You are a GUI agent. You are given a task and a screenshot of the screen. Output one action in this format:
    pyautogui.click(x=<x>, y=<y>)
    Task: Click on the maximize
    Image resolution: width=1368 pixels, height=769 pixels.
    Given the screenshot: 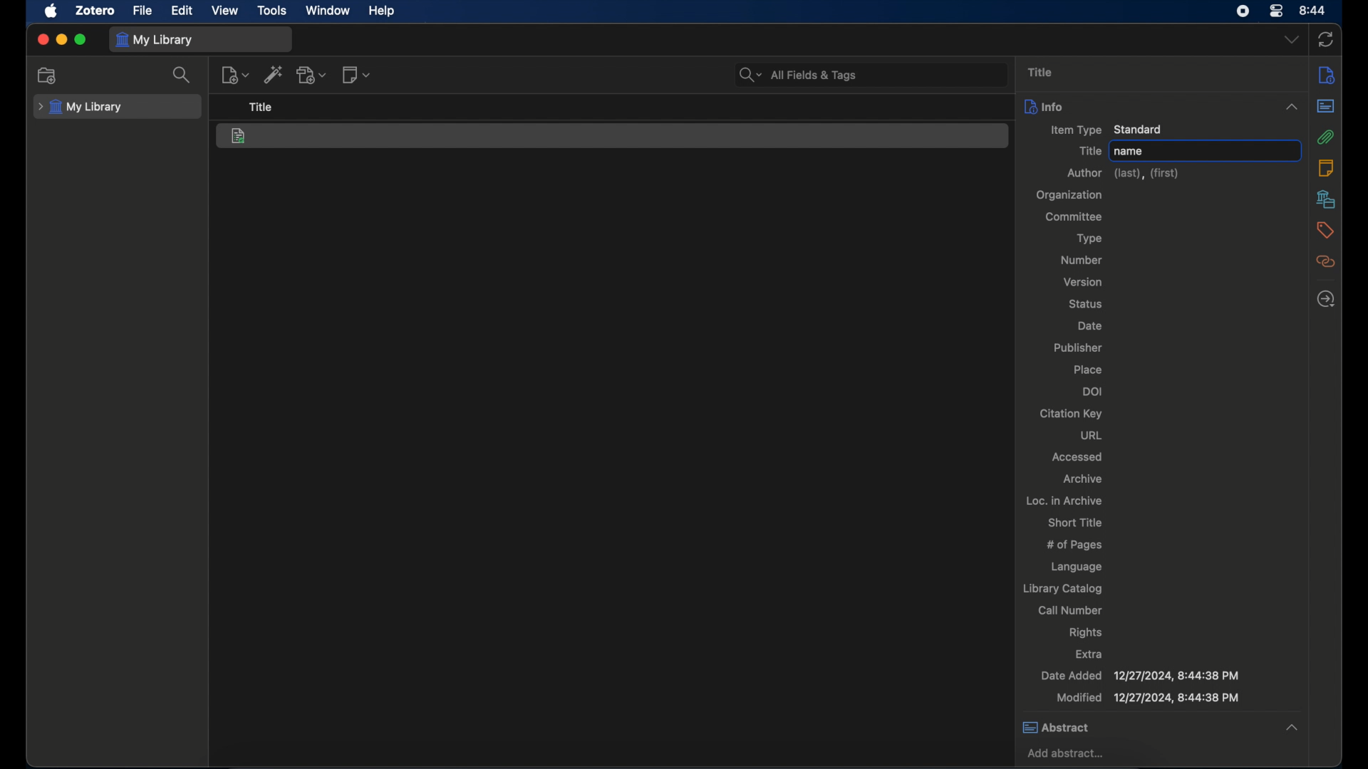 What is the action you would take?
    pyautogui.click(x=81, y=41)
    